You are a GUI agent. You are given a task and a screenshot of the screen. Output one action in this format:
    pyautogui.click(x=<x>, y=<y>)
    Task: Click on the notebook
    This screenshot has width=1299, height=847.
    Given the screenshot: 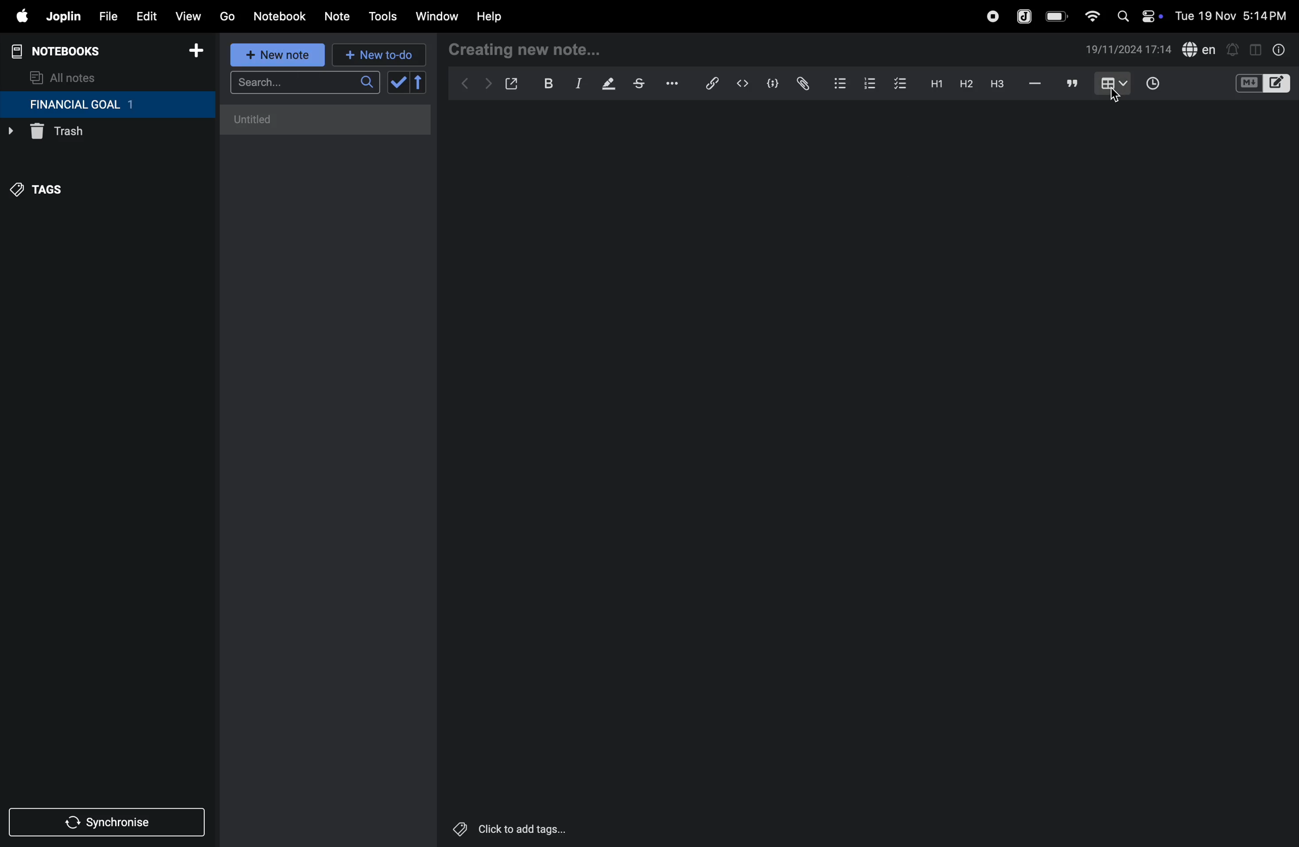 What is the action you would take?
    pyautogui.click(x=279, y=16)
    